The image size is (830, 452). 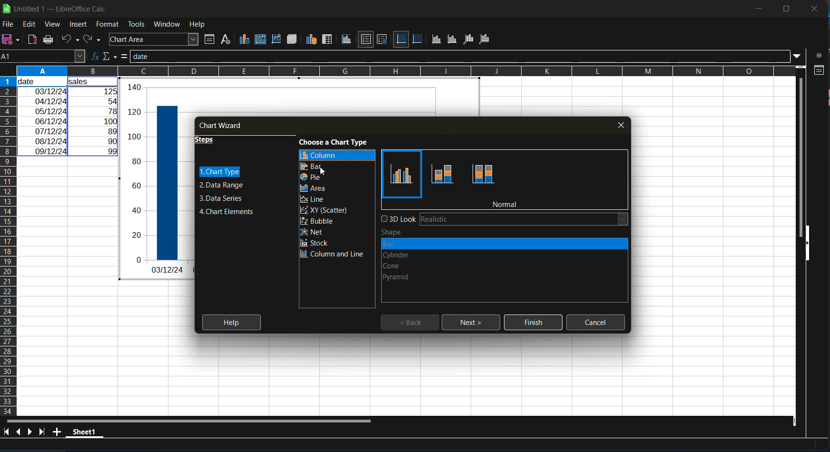 What do you see at coordinates (68, 117) in the screenshot?
I see `selected range` at bounding box center [68, 117].